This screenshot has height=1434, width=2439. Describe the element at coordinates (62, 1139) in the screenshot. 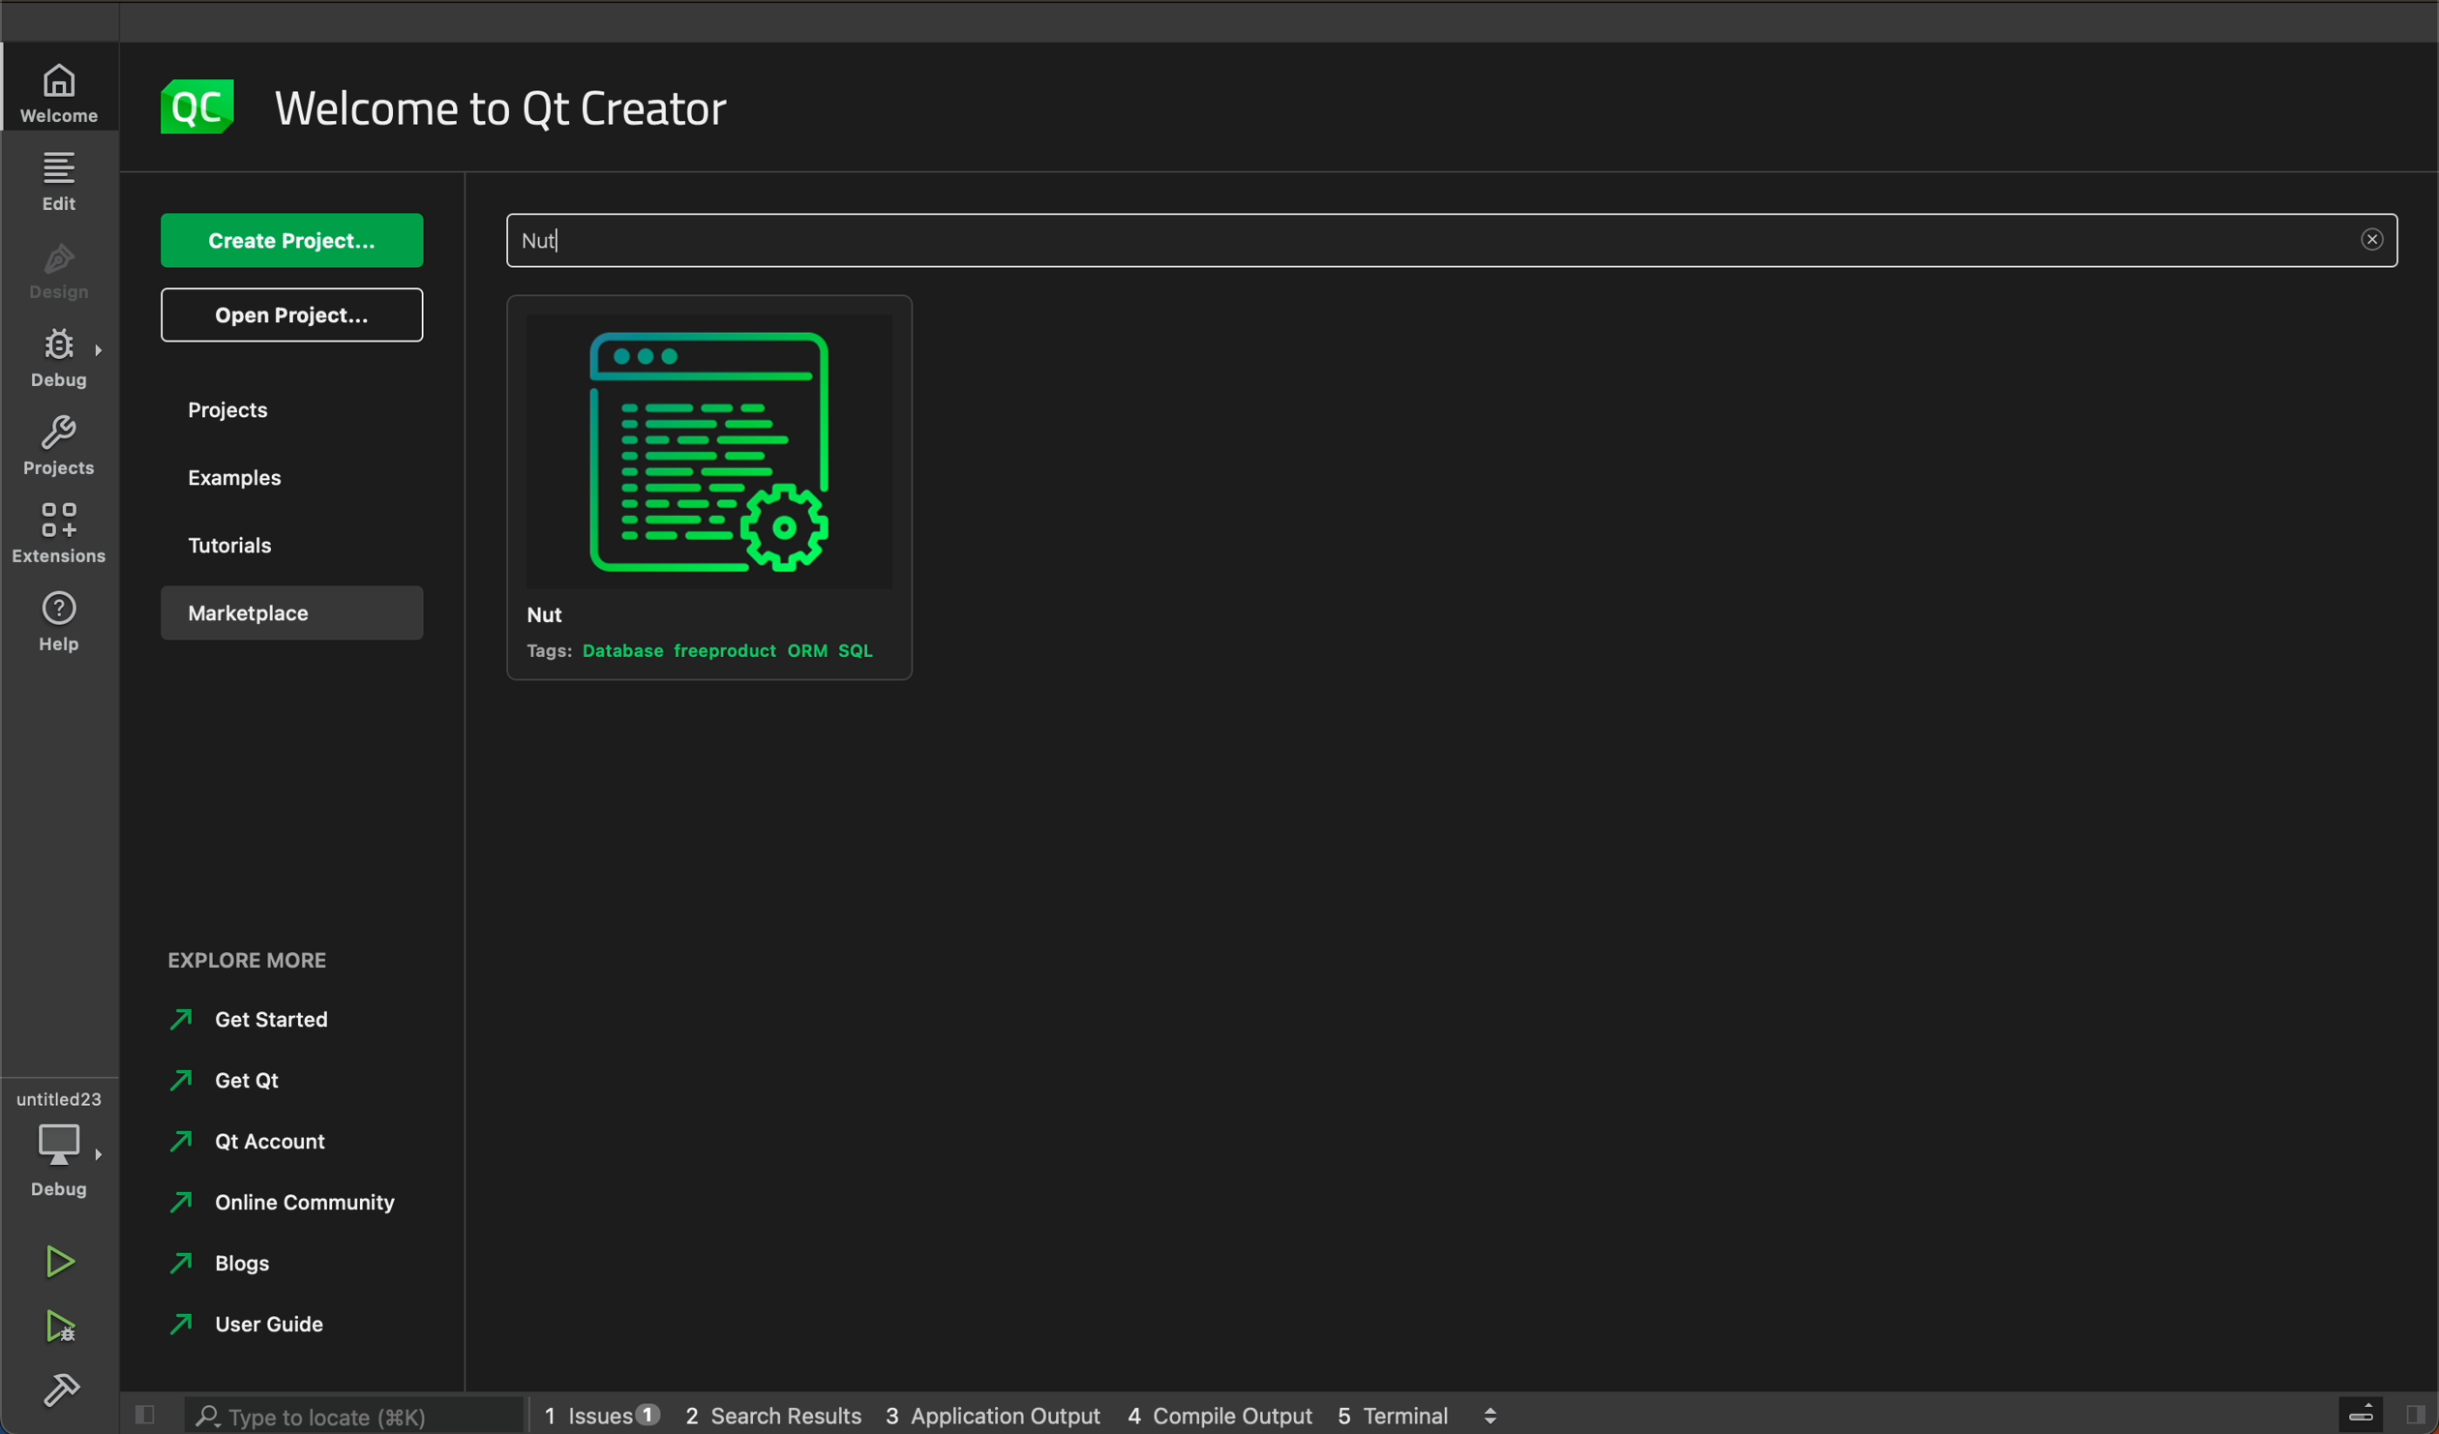

I see `debug` at that location.